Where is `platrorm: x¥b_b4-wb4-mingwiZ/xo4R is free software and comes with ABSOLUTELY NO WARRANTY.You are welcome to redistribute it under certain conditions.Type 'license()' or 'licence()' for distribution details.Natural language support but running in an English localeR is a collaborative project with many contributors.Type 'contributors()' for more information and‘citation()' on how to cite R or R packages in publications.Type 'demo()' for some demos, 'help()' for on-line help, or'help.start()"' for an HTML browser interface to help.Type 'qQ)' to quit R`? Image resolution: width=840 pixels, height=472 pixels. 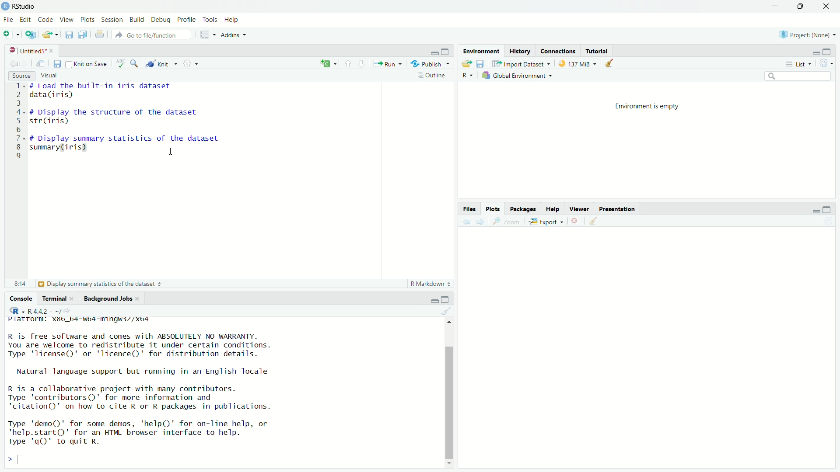 platrorm: x¥b_b4-wb4-mingwiZ/xo4R is free software and comes with ABSOLUTELY NO WARRANTY.You are welcome to redistribute it under certain conditions.Type 'license()' or 'licence()' for distribution details.Natural language support but running in an English localeR is a collaborative project with many contributors.Type 'contributors()' for more information and‘citation()' on how to cite R or R packages in publications.Type 'demo()' for some demos, 'help()' for on-line help, or'help.start()"' for an HTML browser interface to help.Type 'qQ)' to quit R is located at coordinates (221, 392).